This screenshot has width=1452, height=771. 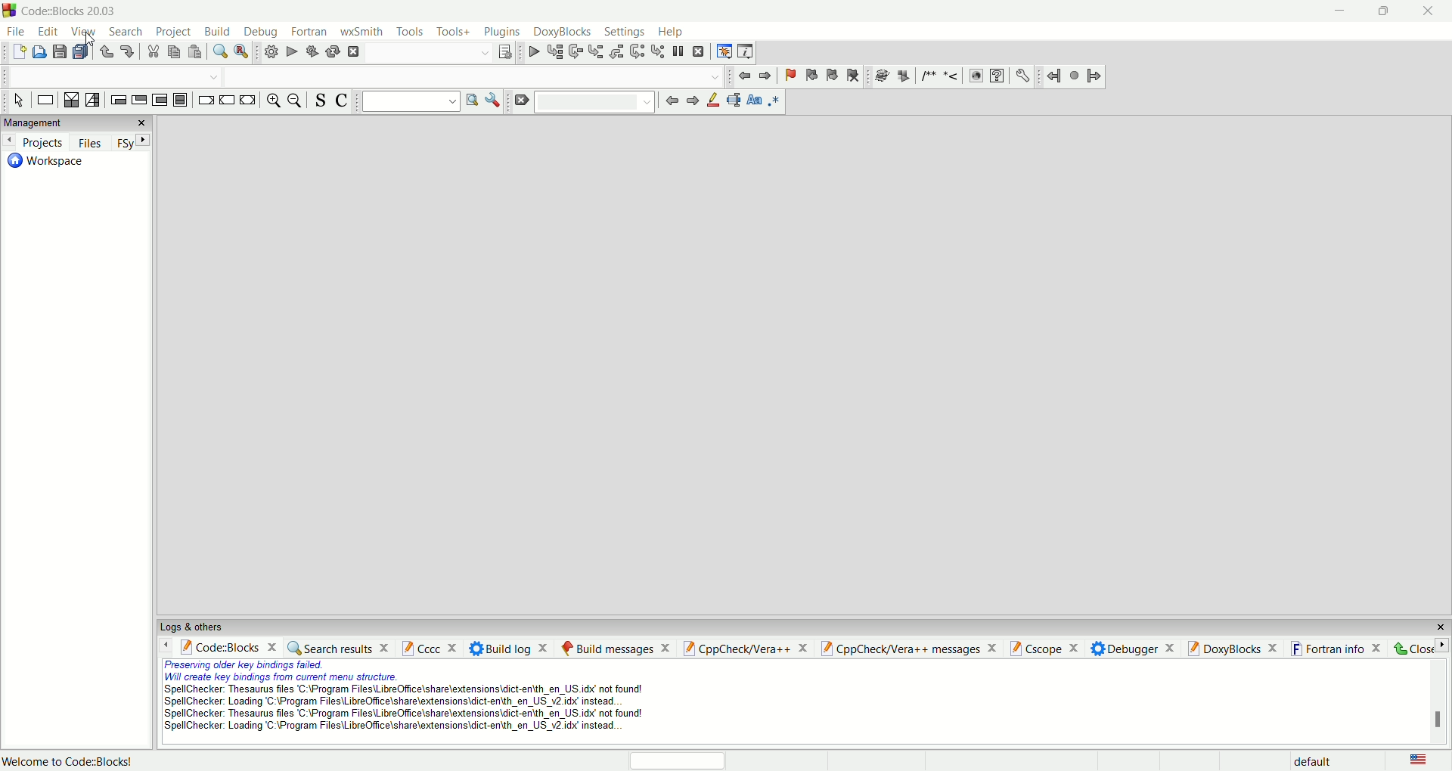 I want to click on jump back, so click(x=744, y=76).